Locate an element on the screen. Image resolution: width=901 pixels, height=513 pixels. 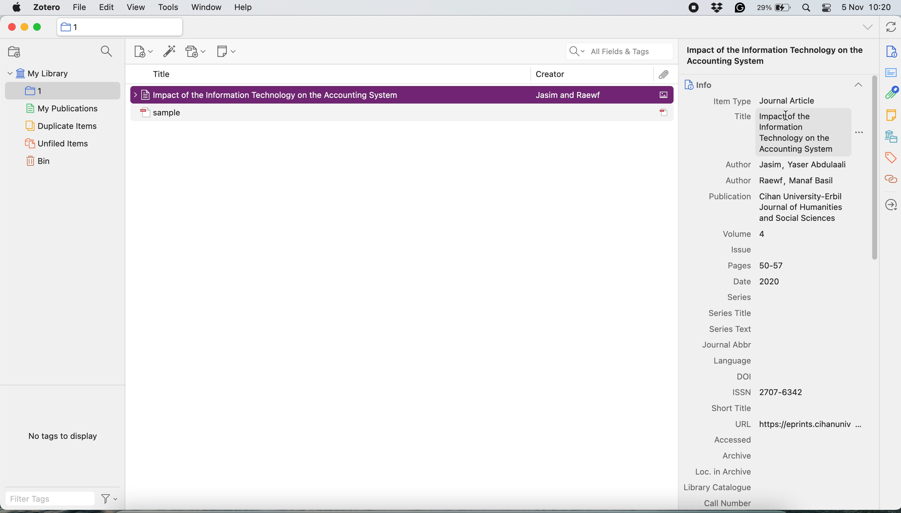
short title is located at coordinates (733, 409).